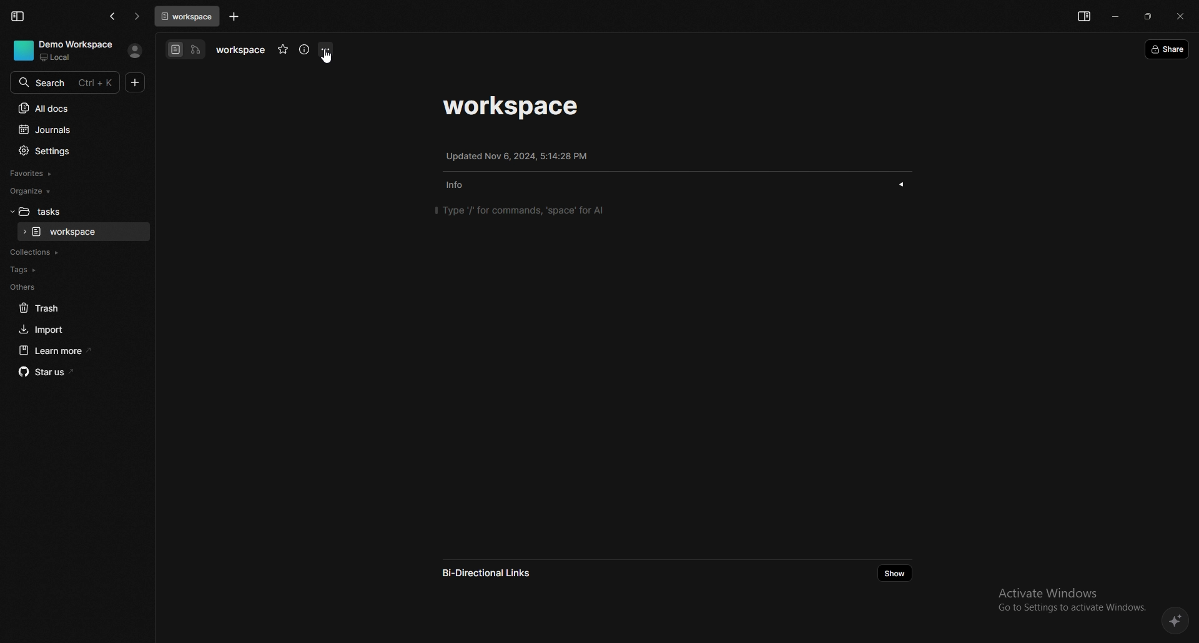 The height and width of the screenshot is (643, 1199). What do you see at coordinates (1083, 17) in the screenshot?
I see `show sidebar` at bounding box center [1083, 17].